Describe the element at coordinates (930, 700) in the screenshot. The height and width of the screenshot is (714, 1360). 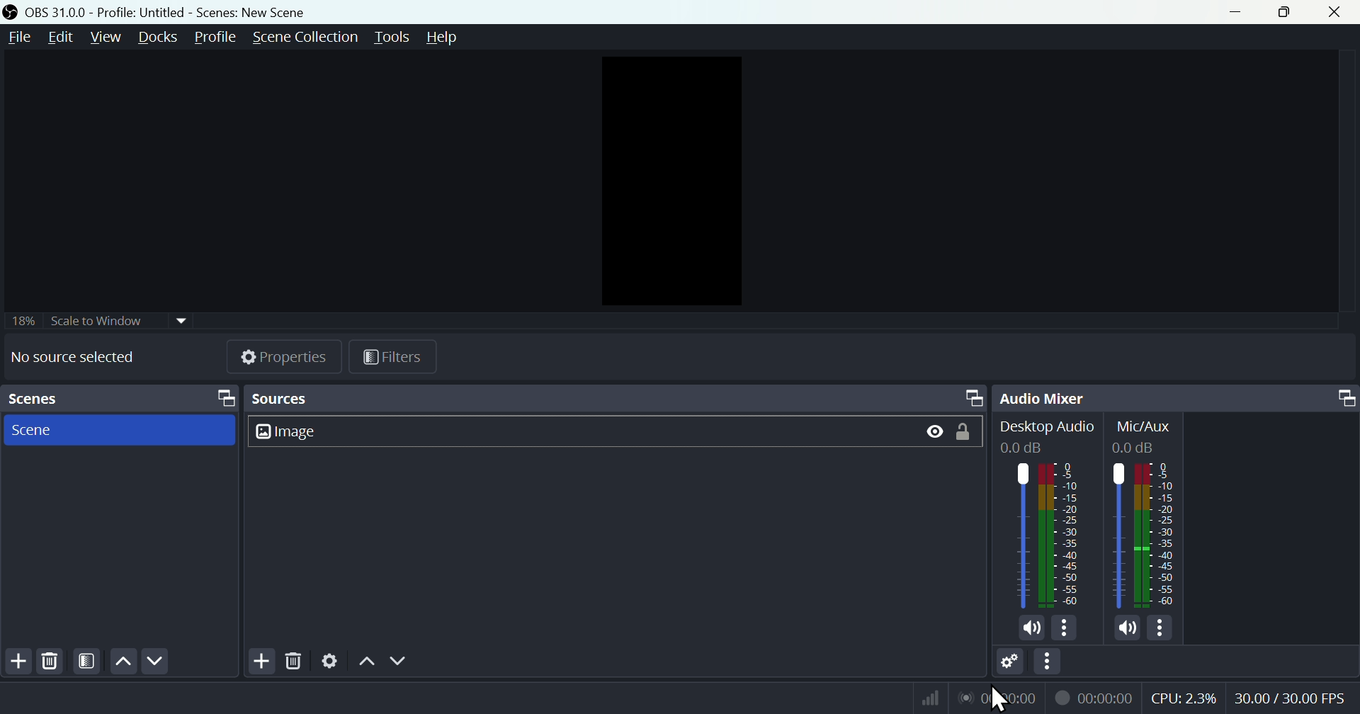
I see `network` at that location.